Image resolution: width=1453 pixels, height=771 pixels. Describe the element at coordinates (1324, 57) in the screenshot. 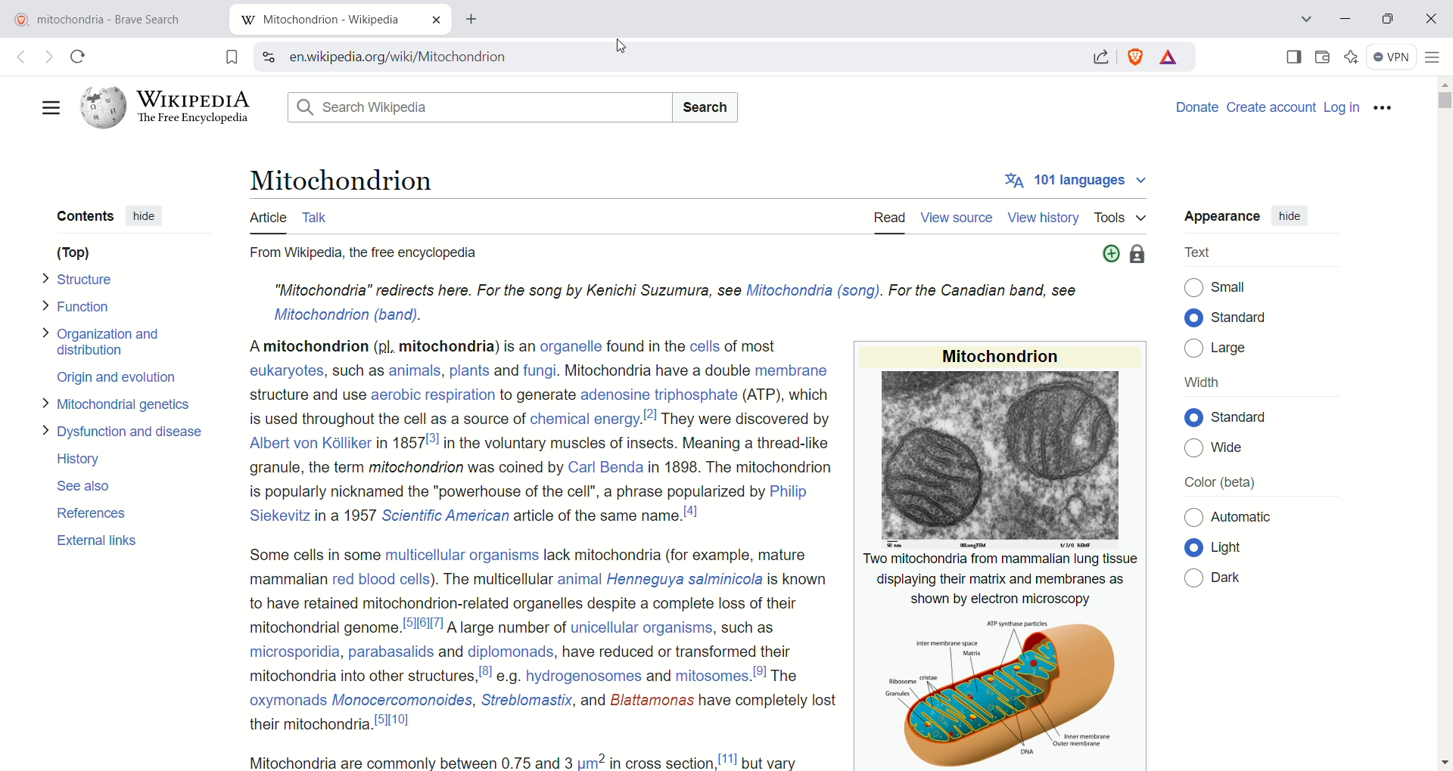

I see `wallet` at that location.